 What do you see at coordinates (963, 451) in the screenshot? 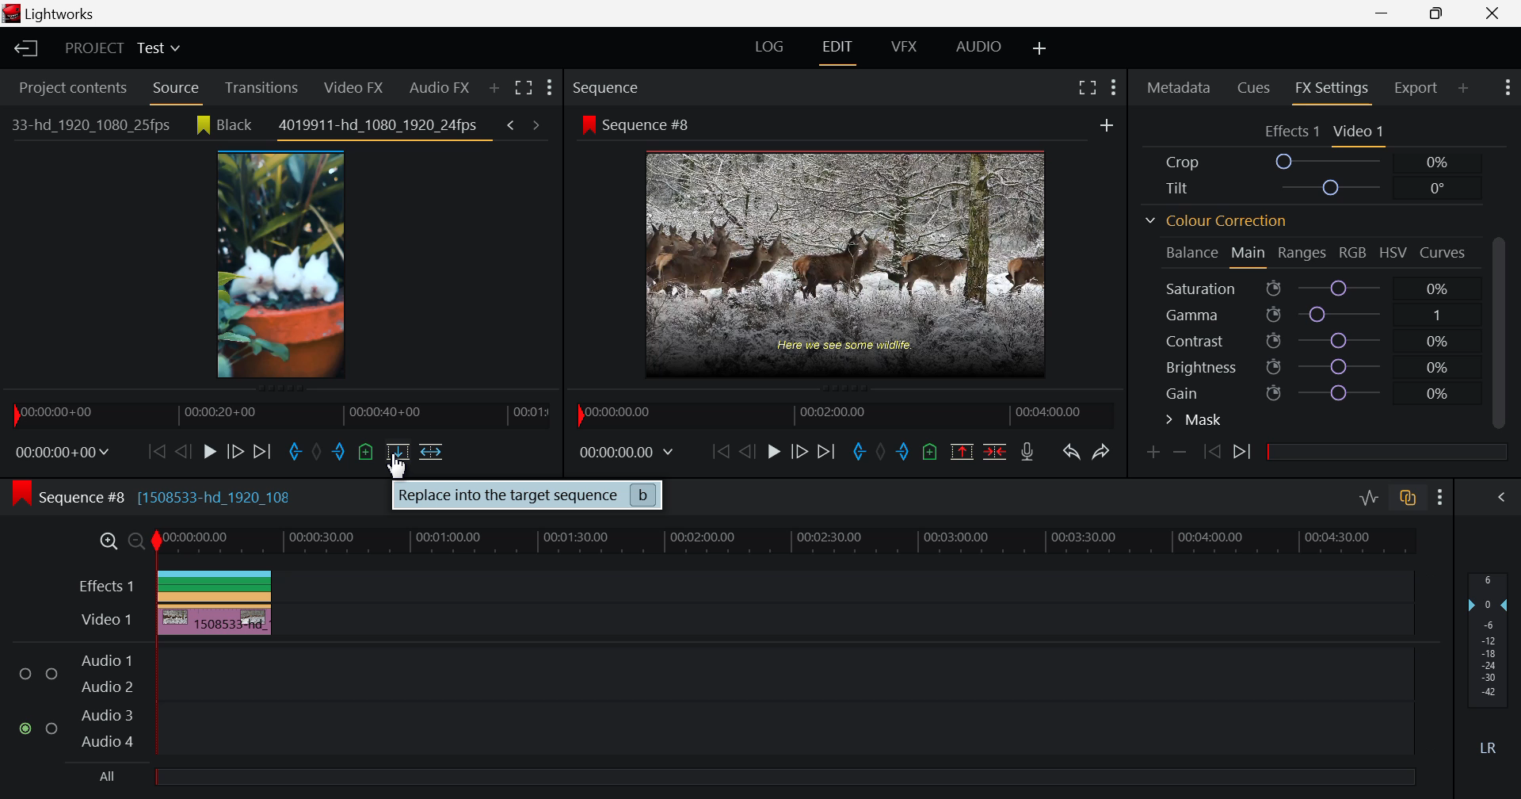
I see `Remove marked section` at bounding box center [963, 451].